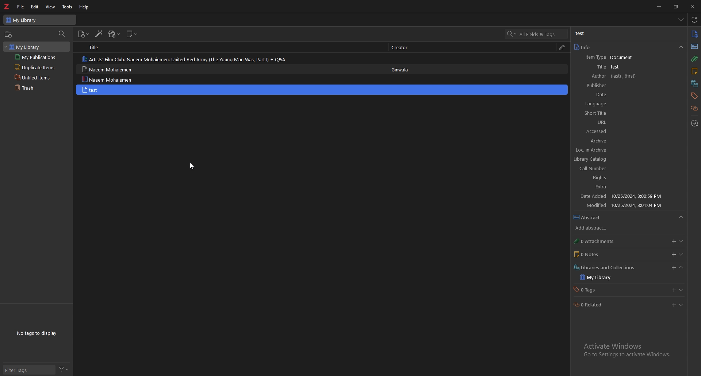 Image resolution: width=701 pixels, height=376 pixels. What do you see at coordinates (600, 278) in the screenshot?
I see `My library` at bounding box center [600, 278].